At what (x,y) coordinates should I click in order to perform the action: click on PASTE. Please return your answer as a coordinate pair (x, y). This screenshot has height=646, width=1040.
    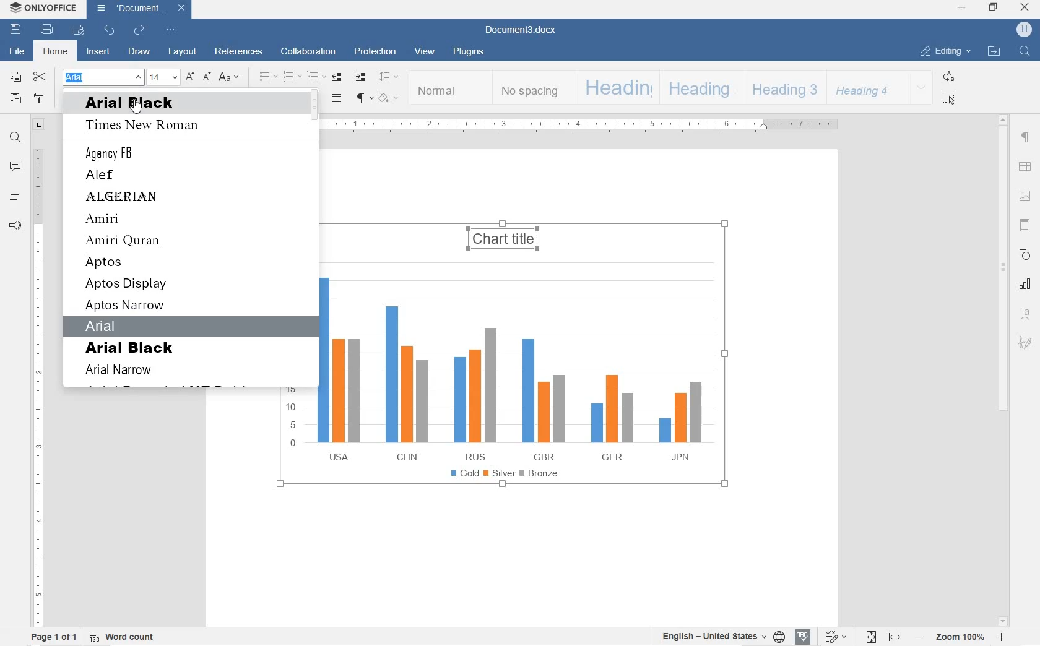
    Looking at the image, I should click on (15, 98).